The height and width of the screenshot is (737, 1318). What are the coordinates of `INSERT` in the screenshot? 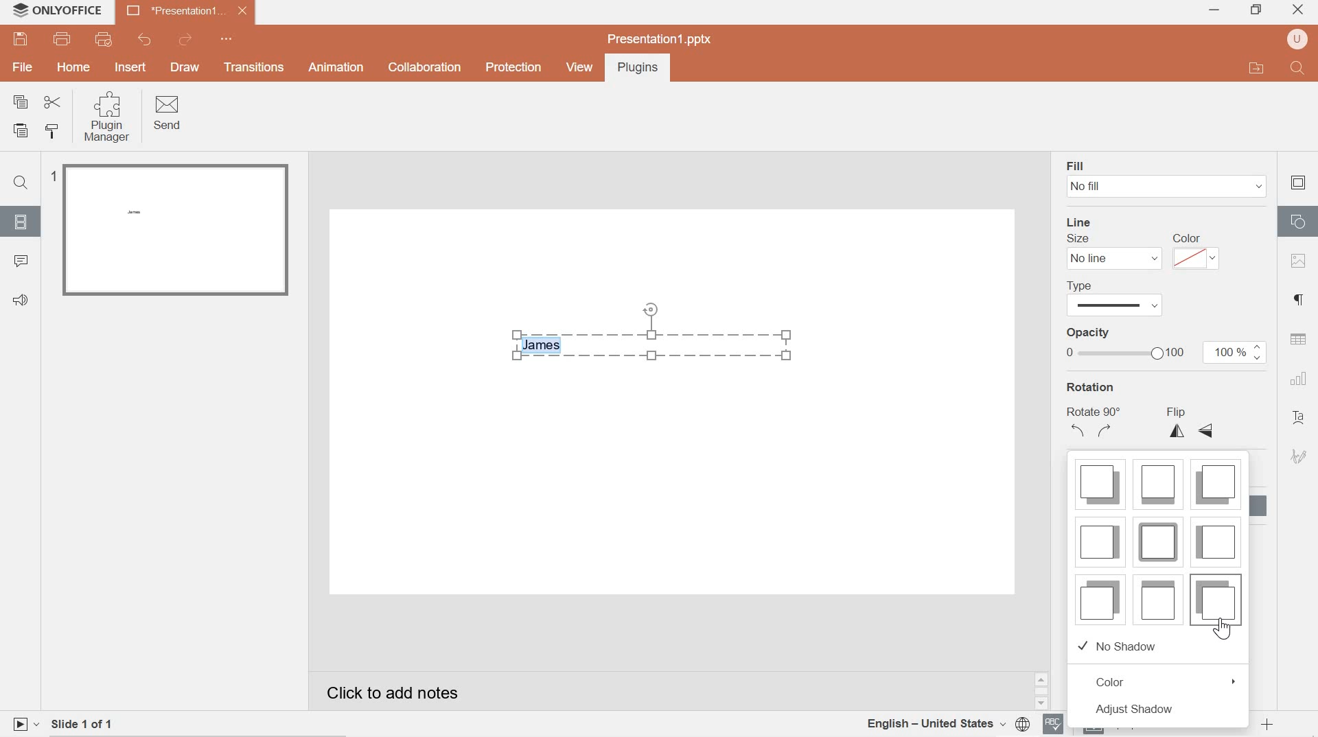 It's located at (132, 67).